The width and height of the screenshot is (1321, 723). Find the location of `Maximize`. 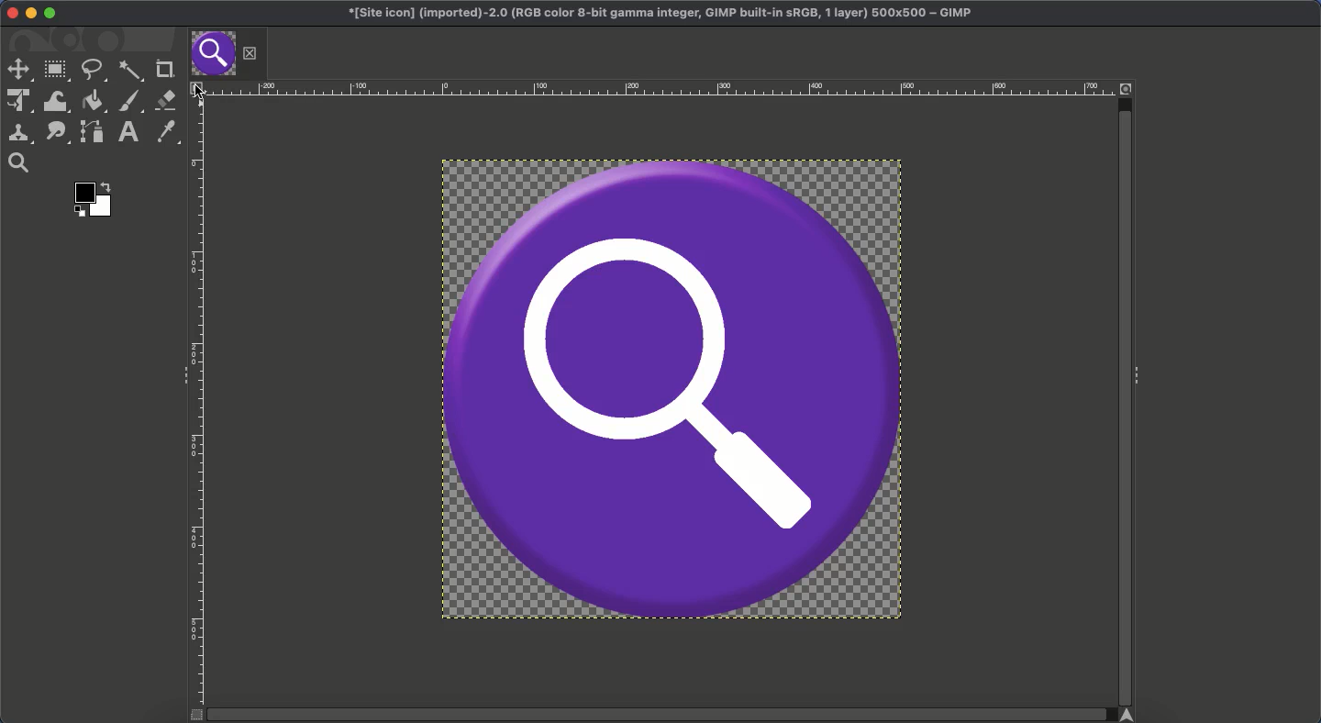

Maximize is located at coordinates (53, 14).